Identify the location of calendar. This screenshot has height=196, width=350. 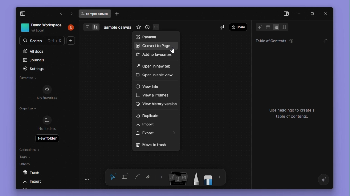
(268, 28).